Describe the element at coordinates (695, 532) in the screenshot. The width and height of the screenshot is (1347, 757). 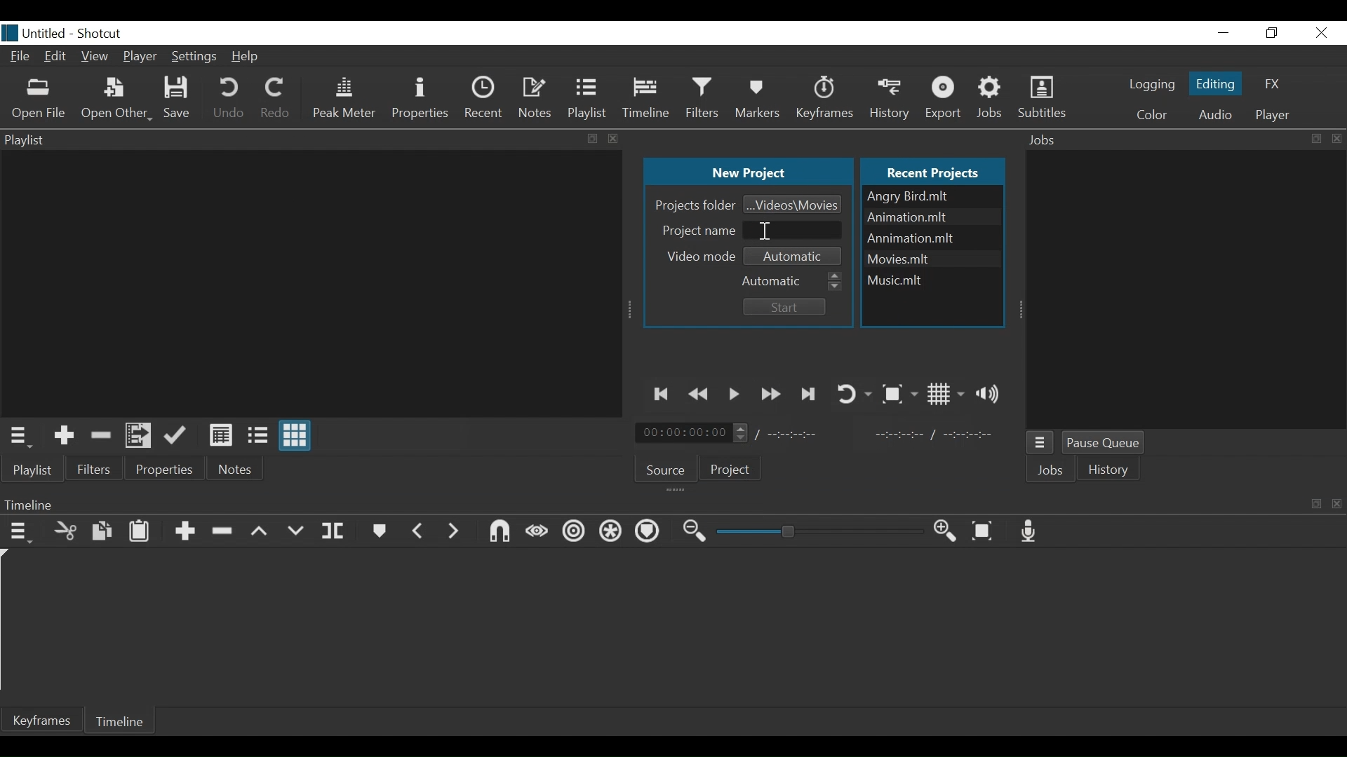
I see `Zoom timeline out` at that location.